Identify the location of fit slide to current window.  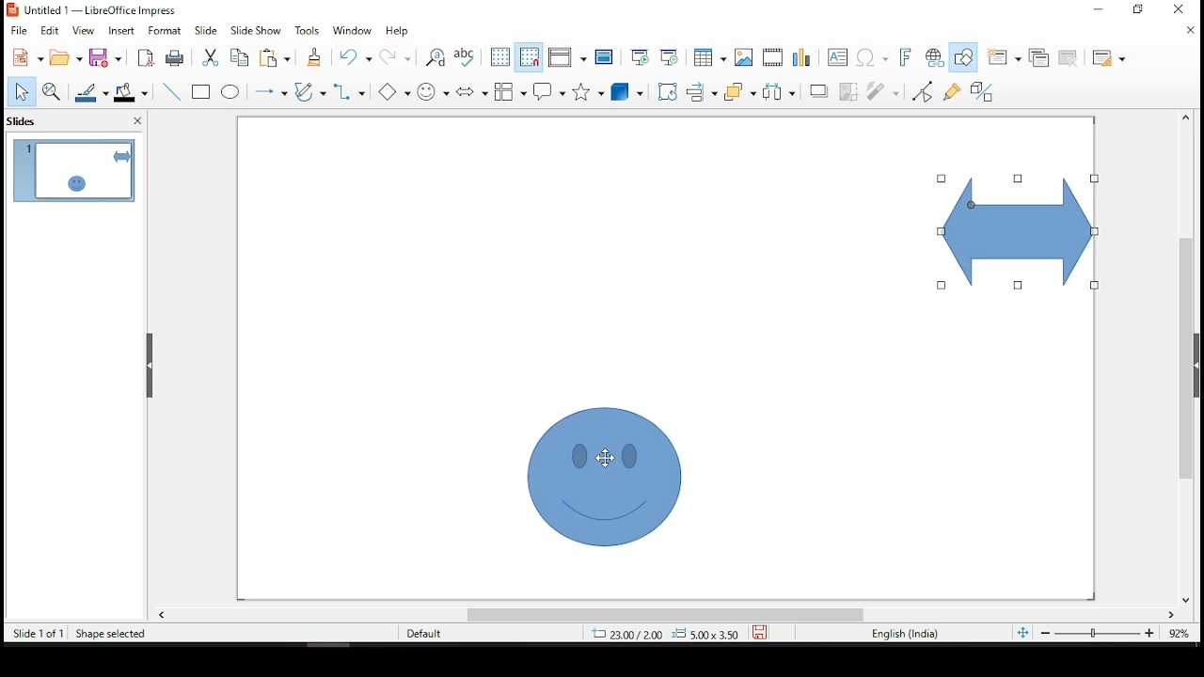
(1021, 632).